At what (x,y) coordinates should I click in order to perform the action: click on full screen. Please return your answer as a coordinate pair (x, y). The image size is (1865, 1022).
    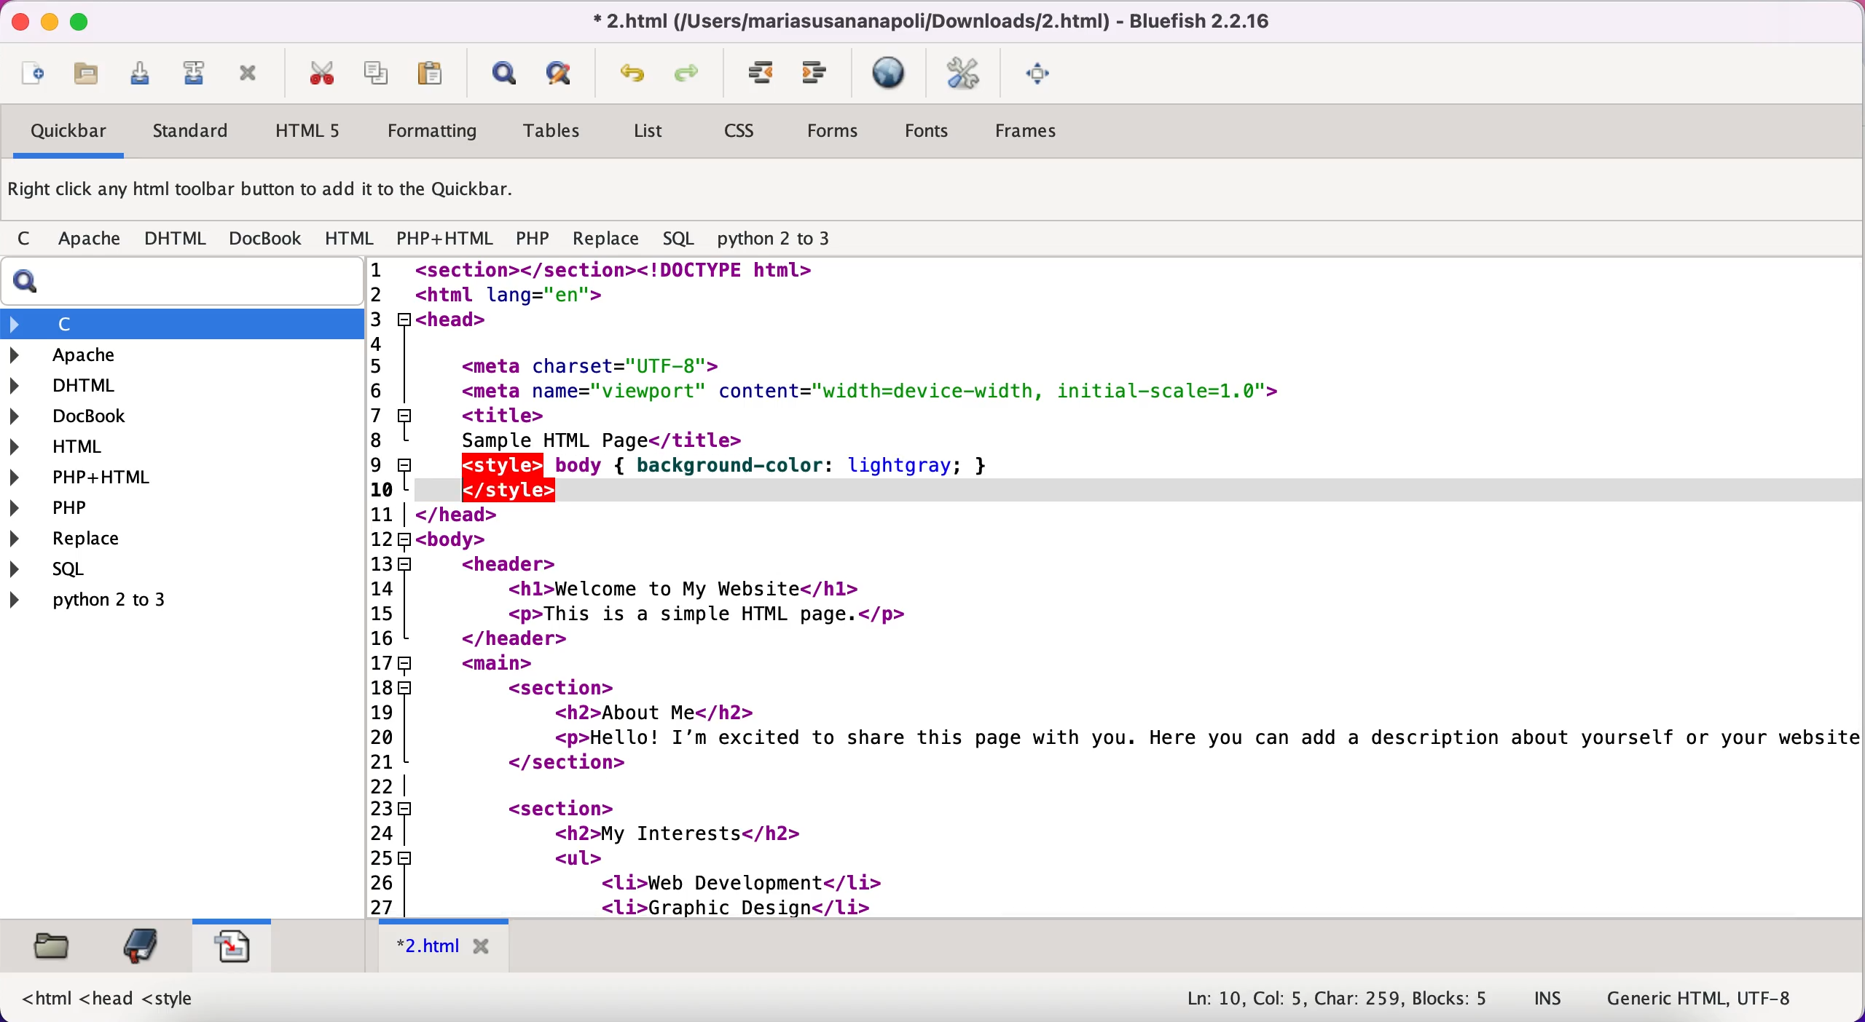
    Looking at the image, I should click on (1042, 71).